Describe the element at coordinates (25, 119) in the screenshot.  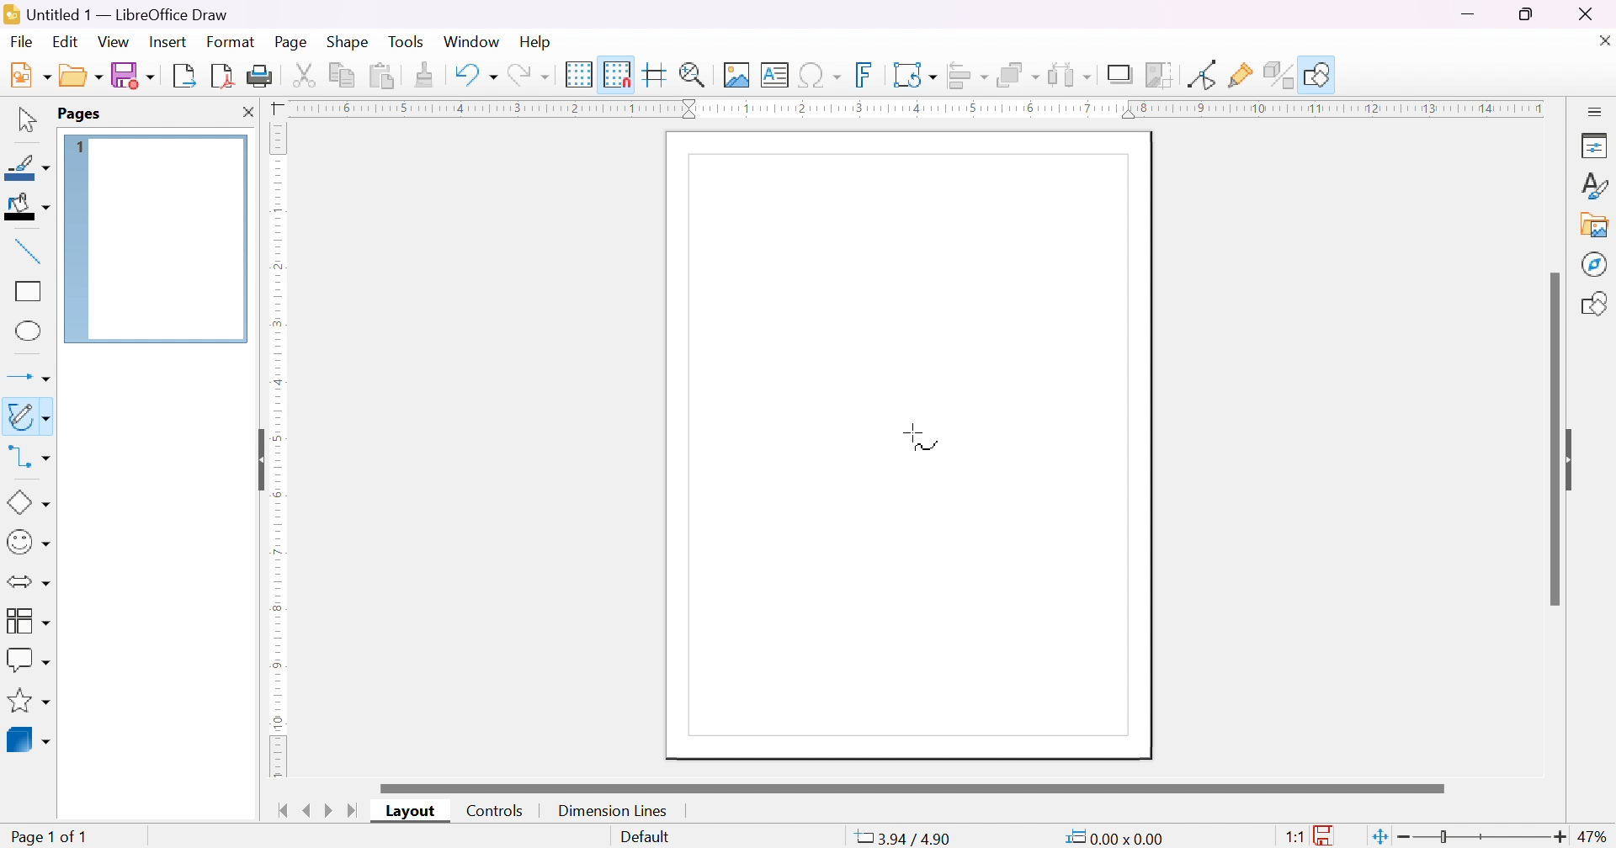
I see `selection tool` at that location.